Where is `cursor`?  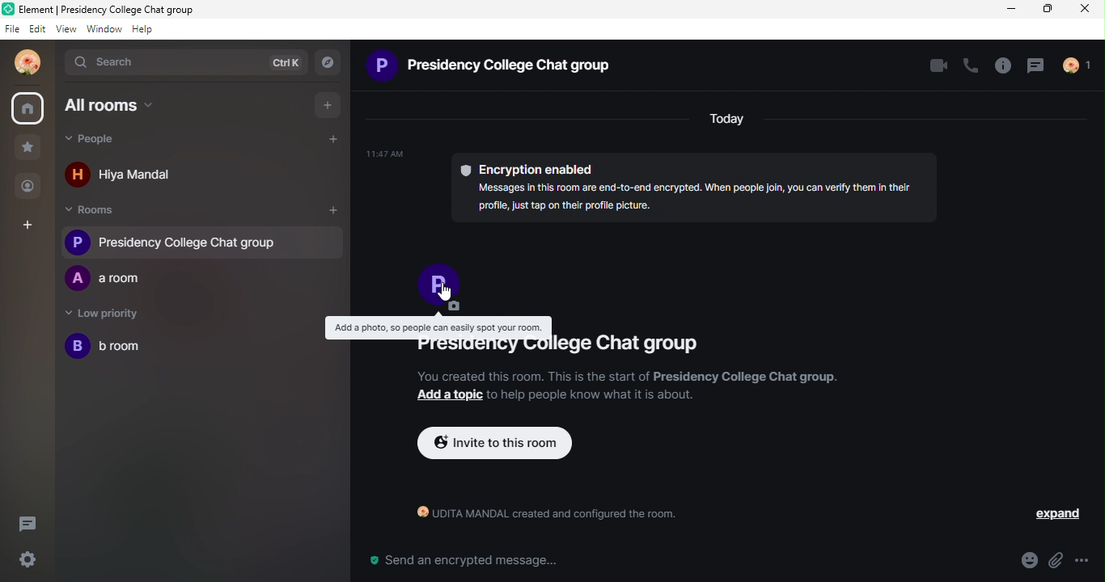
cursor is located at coordinates (28, 108).